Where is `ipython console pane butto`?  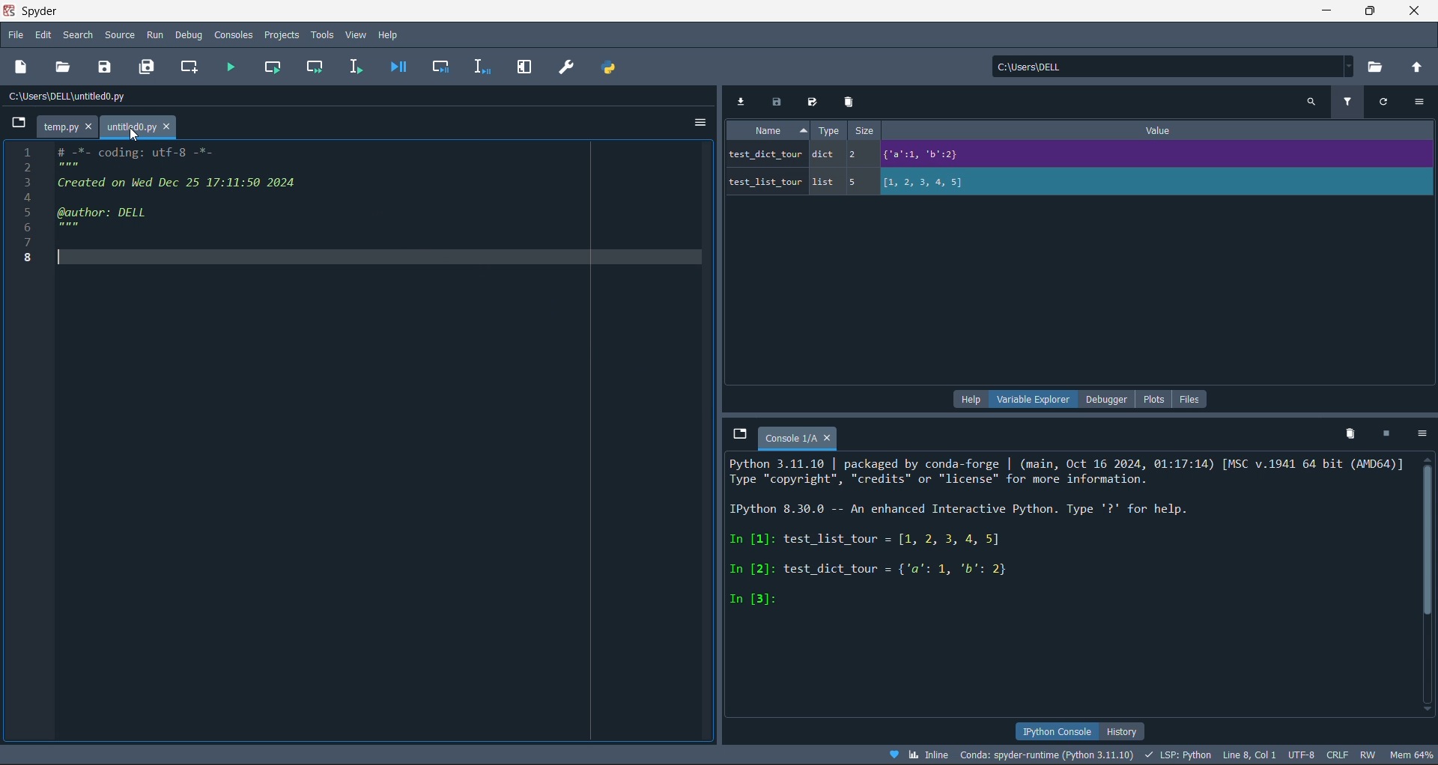 ipython console pane butto is located at coordinates (1055, 731).